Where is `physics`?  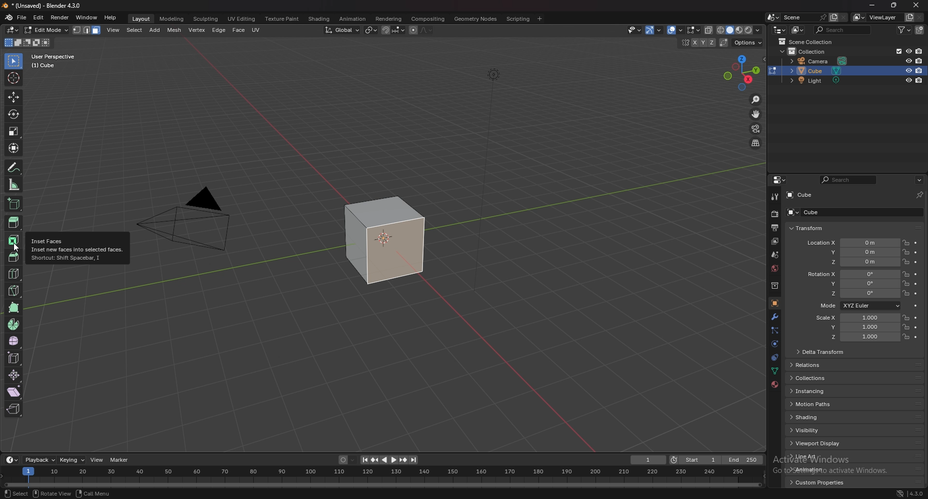 physics is located at coordinates (774, 358).